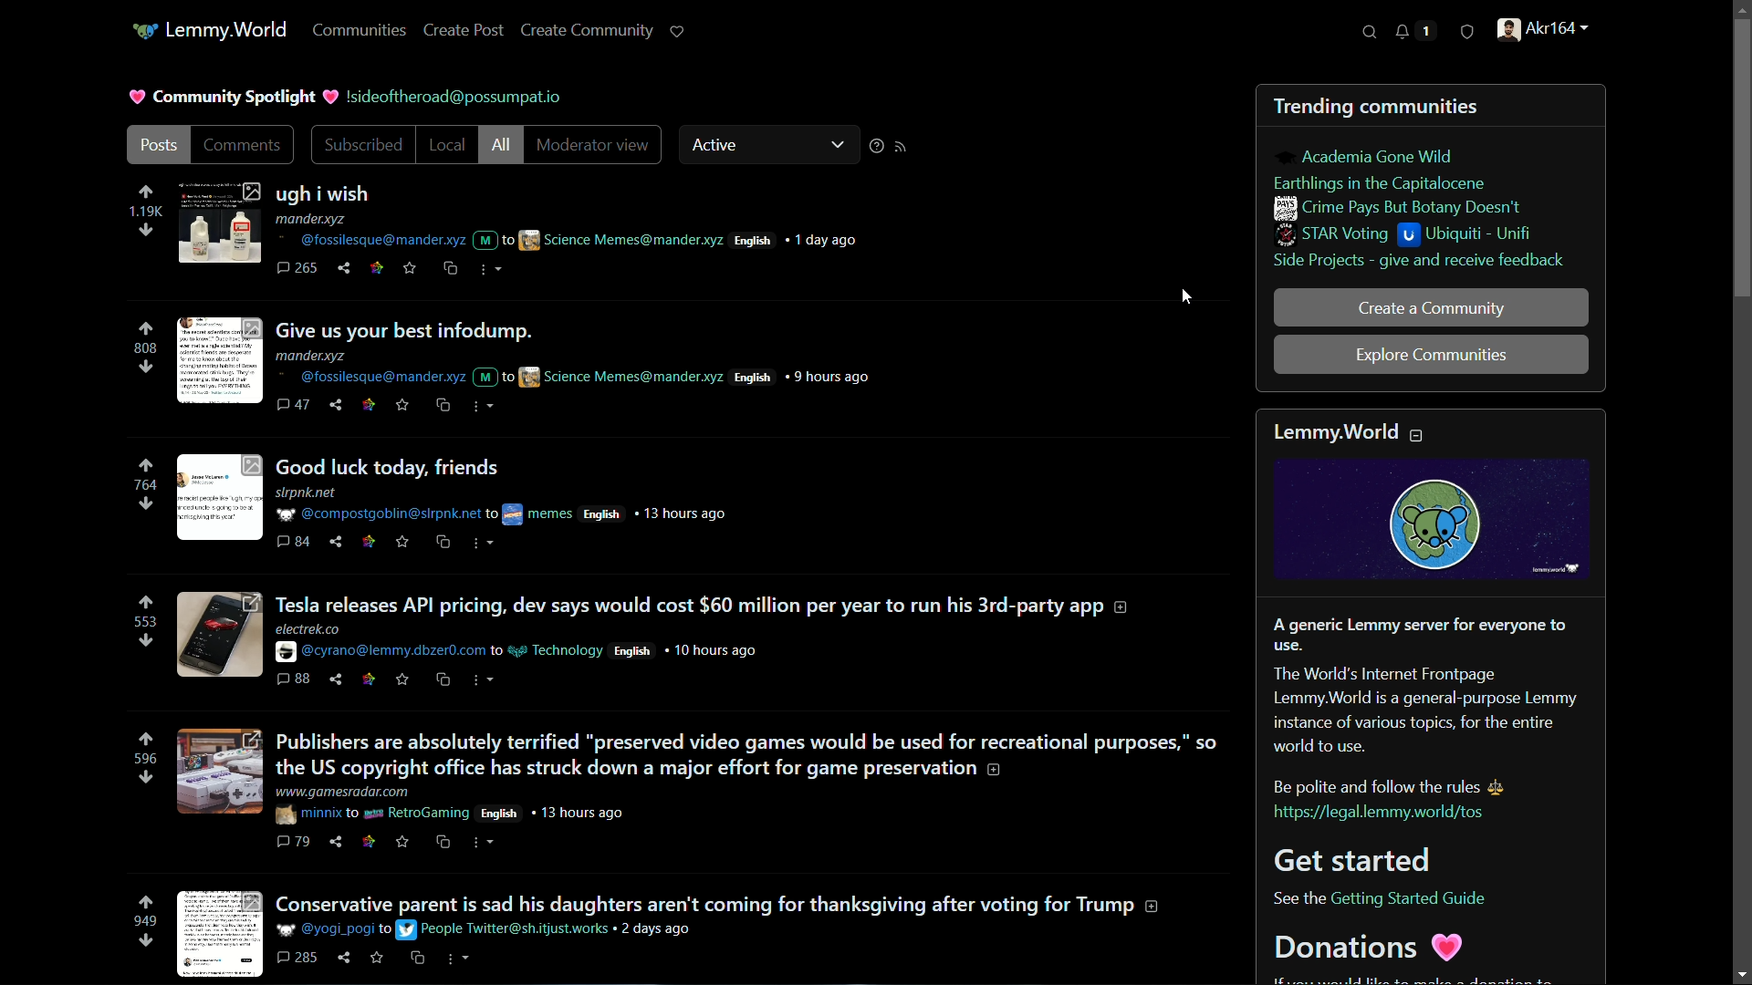  Describe the element at coordinates (401, 681) in the screenshot. I see `save` at that location.